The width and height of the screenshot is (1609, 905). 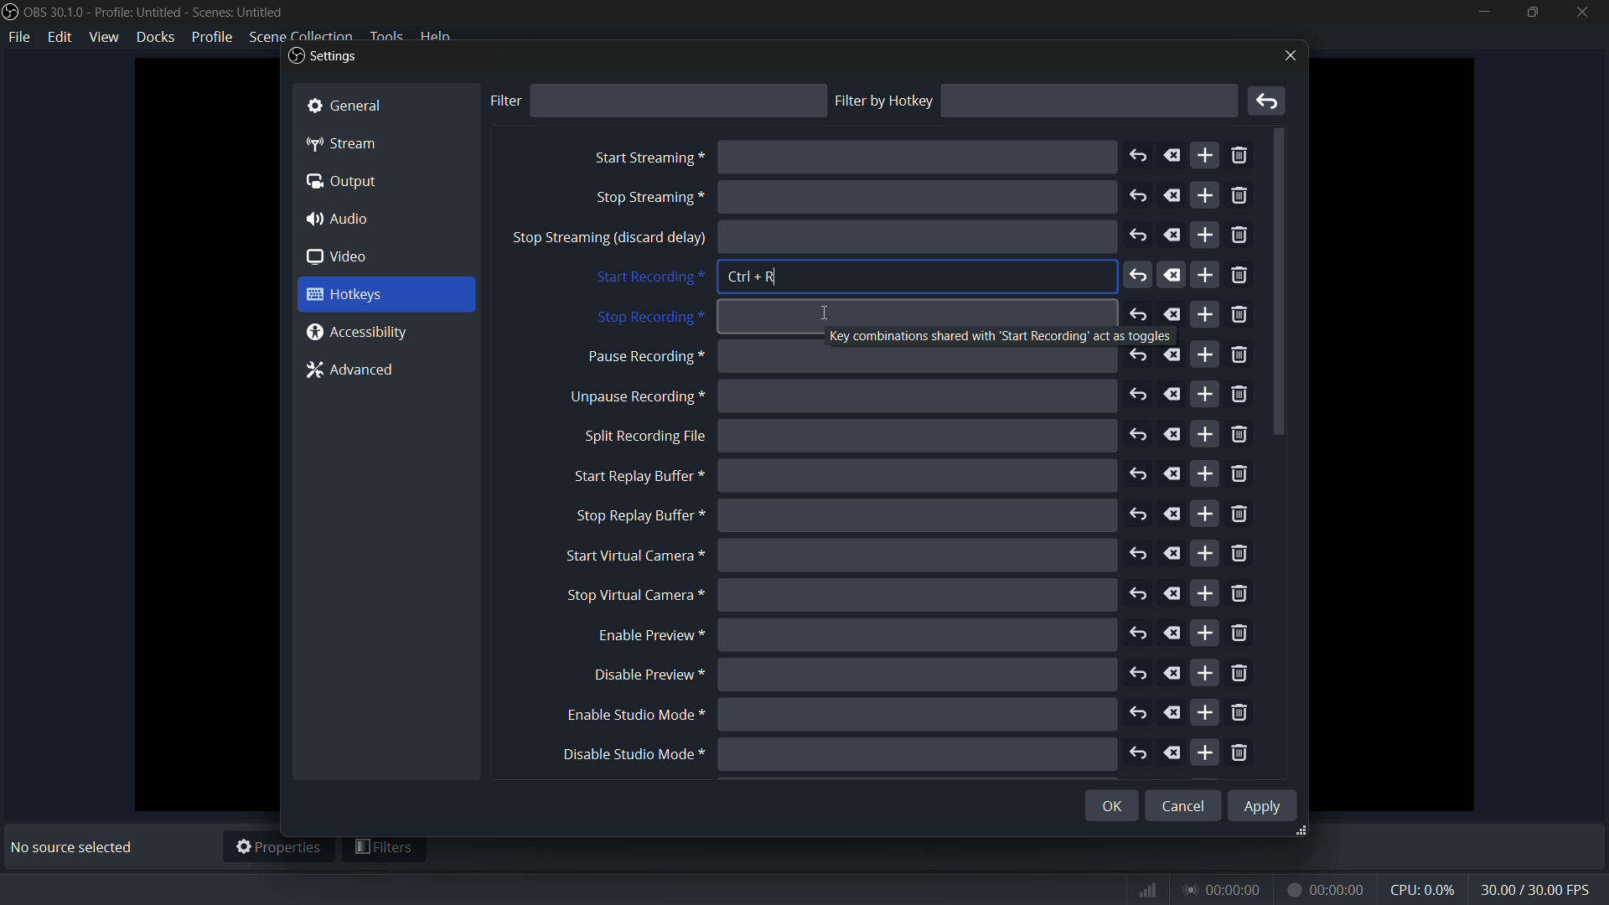 What do you see at coordinates (323, 58) in the screenshot?
I see `Settings` at bounding box center [323, 58].